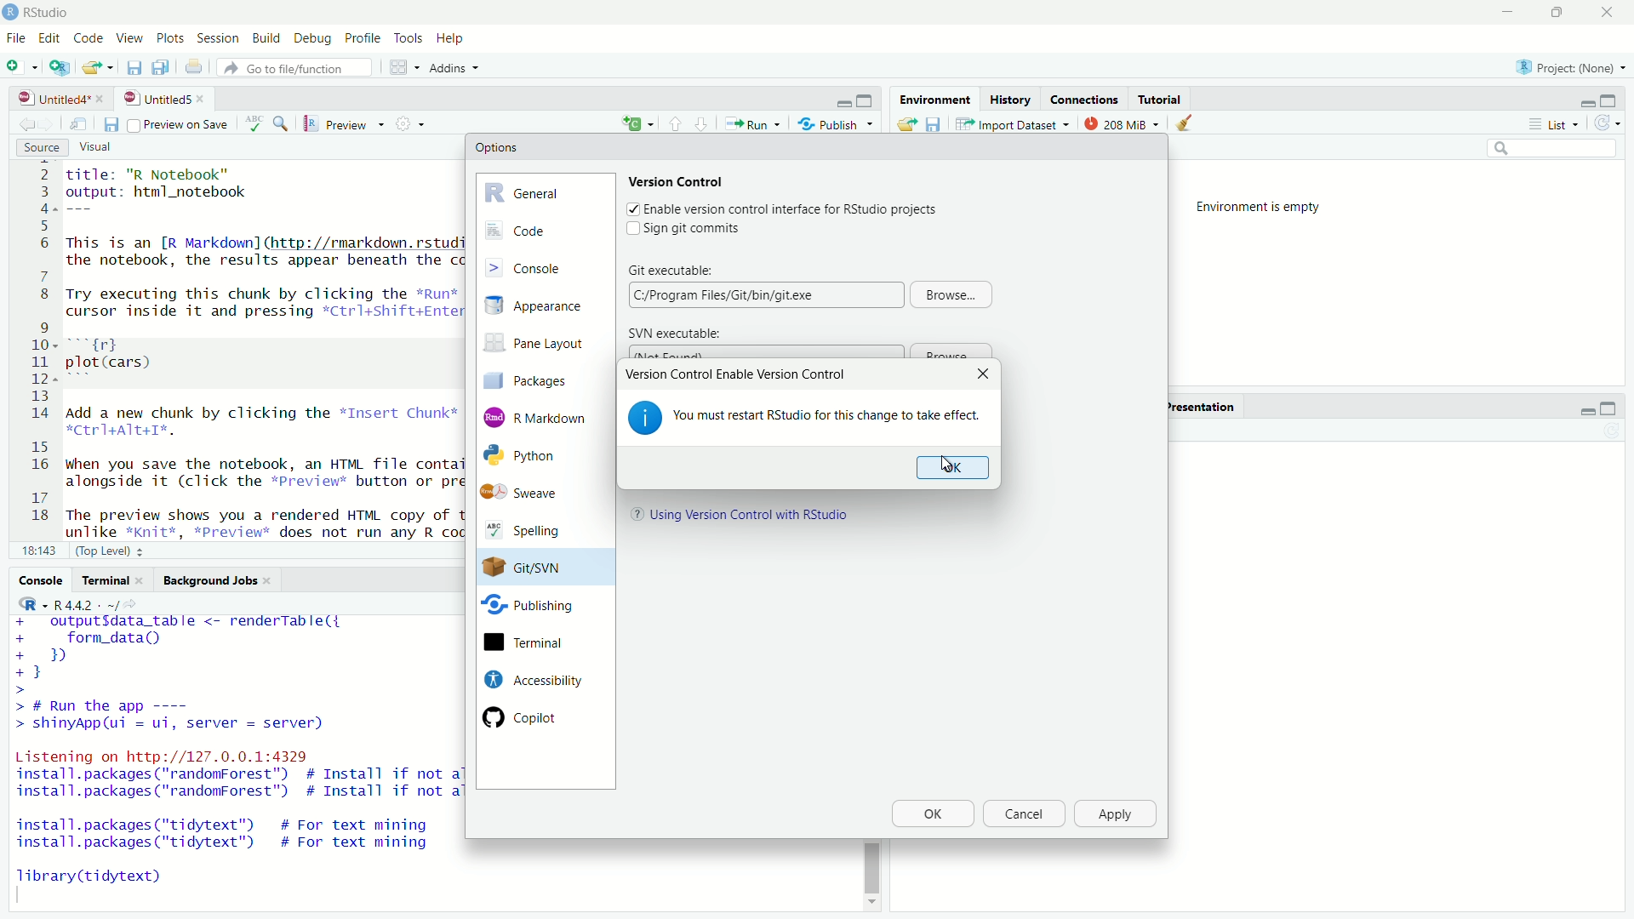 Image resolution: width=1634 pixels, height=919 pixels. I want to click on Publishing, so click(529, 608).